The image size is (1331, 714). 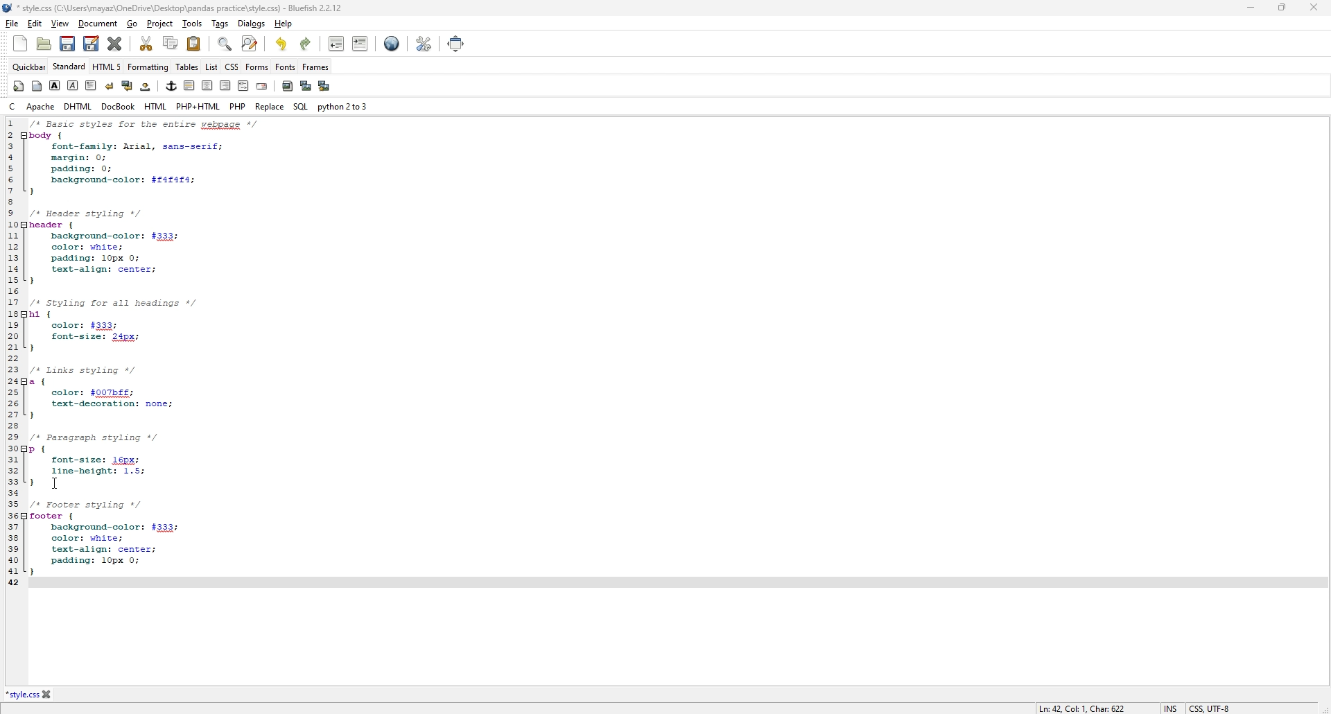 What do you see at coordinates (183, 7) in the screenshot?
I see `*style.css (C:\Users\mayaz\OneDrive\Desktop\pandas practice\style.css) - Bluefish 2.2.12` at bounding box center [183, 7].